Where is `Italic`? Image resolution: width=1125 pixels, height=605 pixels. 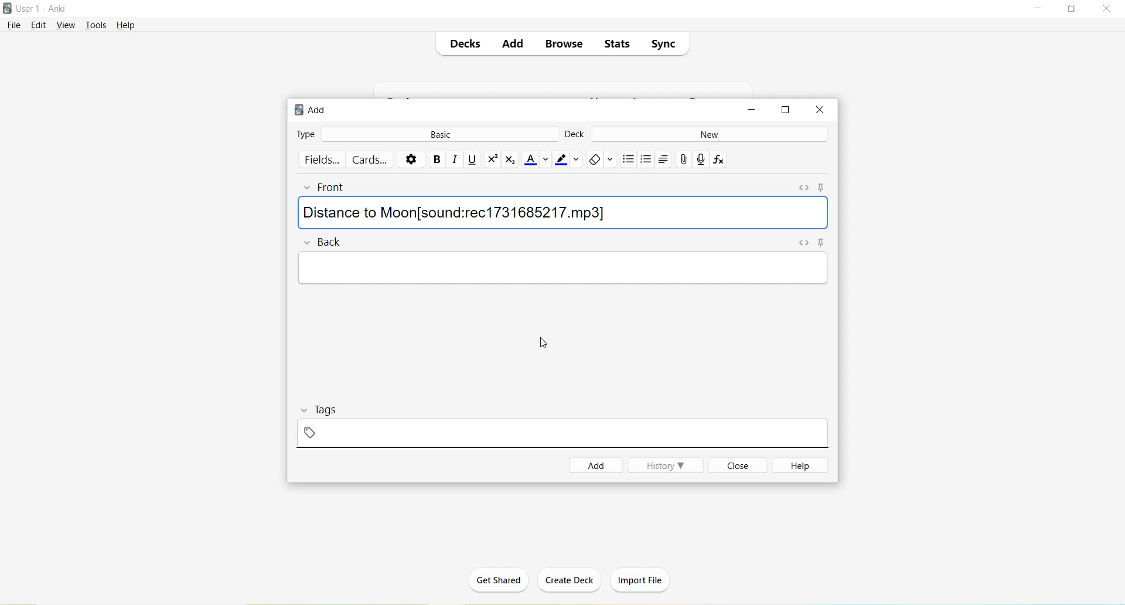
Italic is located at coordinates (455, 159).